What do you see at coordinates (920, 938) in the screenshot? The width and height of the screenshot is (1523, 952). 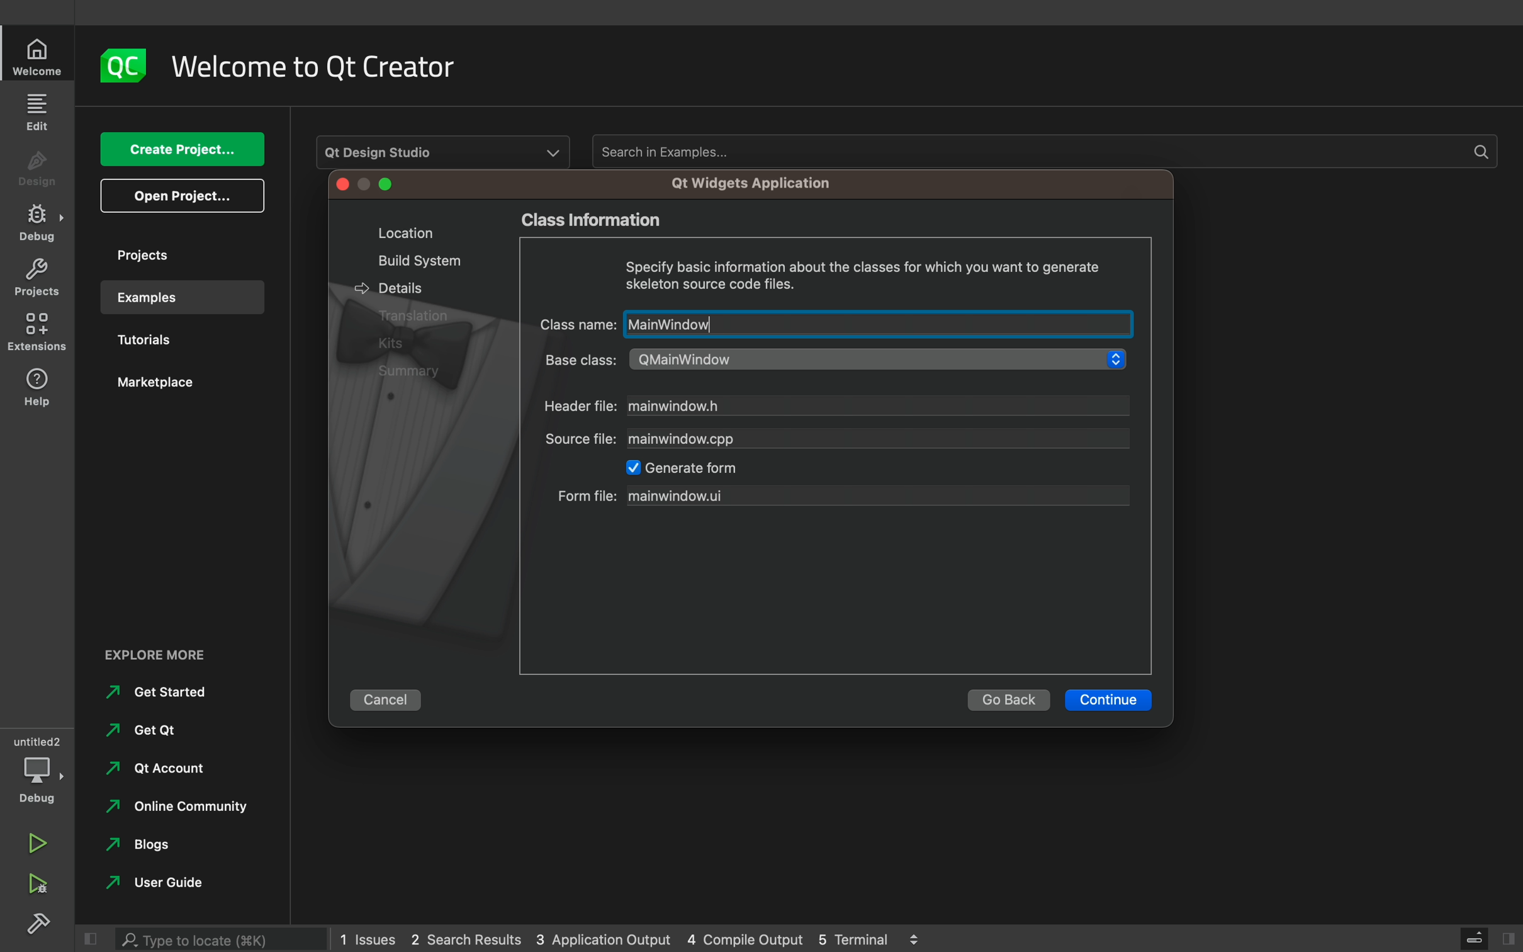 I see `increase/decrease arrows` at bounding box center [920, 938].